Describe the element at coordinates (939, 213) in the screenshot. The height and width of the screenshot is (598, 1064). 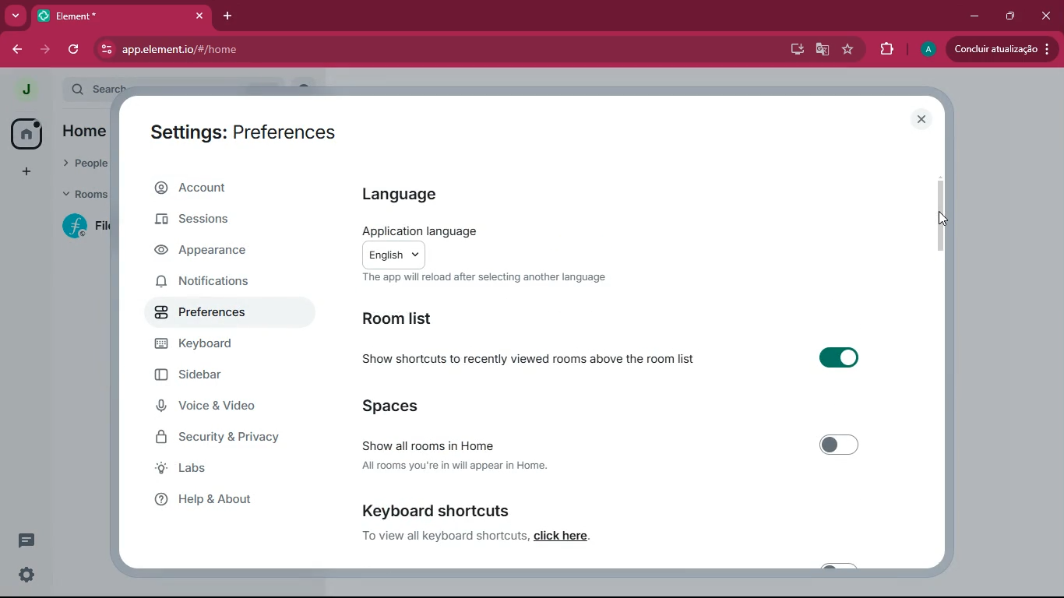
I see `scroll bar` at that location.